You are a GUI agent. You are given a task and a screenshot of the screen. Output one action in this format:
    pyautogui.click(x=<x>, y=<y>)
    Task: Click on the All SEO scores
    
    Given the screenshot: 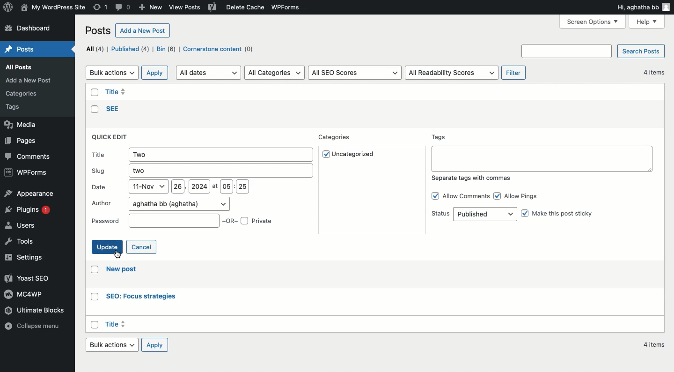 What is the action you would take?
    pyautogui.click(x=355, y=73)
    